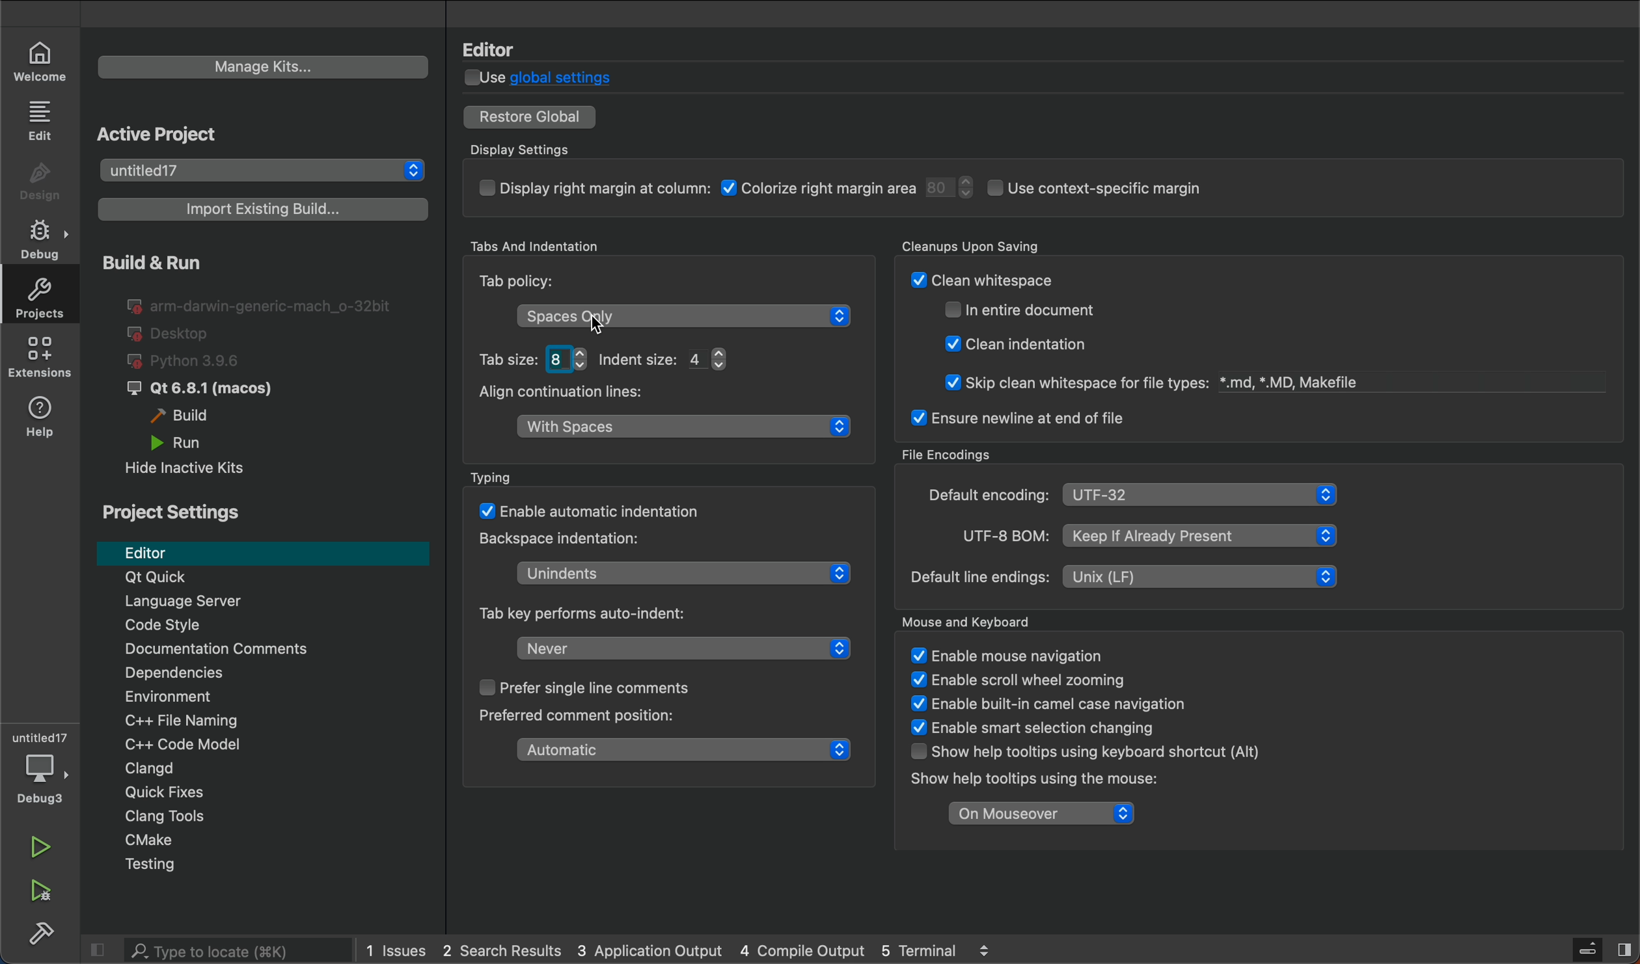 This screenshot has height=964, width=1640. I want to click on Environment , so click(272, 699).